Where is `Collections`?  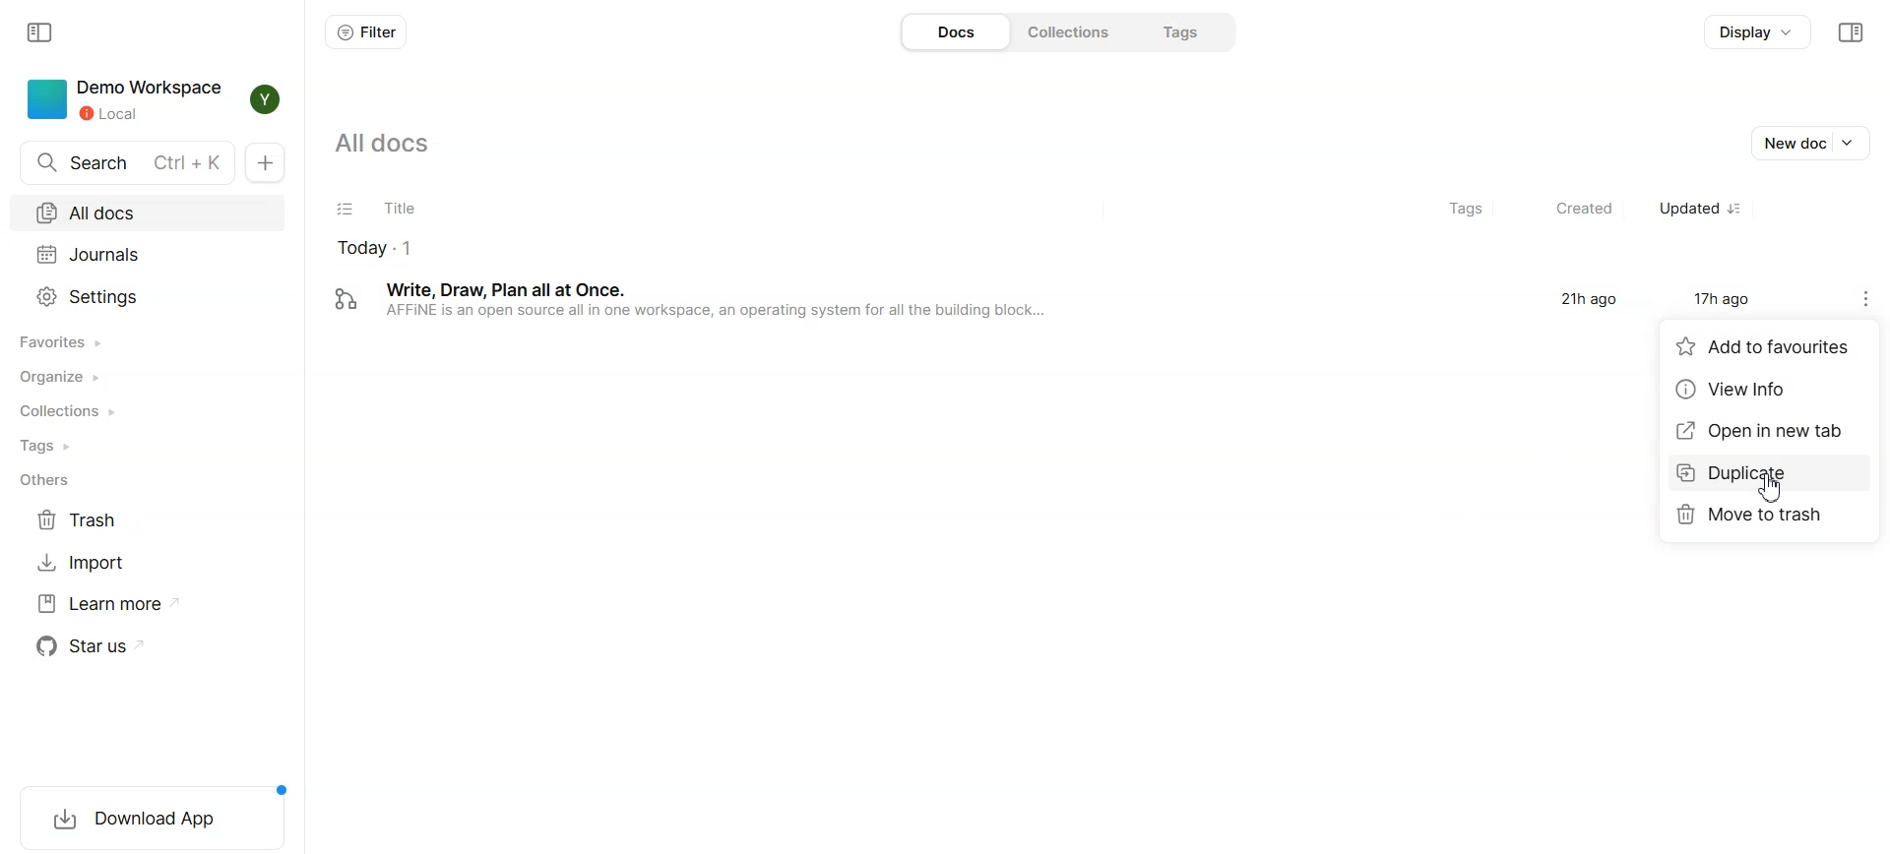
Collections is located at coordinates (148, 412).